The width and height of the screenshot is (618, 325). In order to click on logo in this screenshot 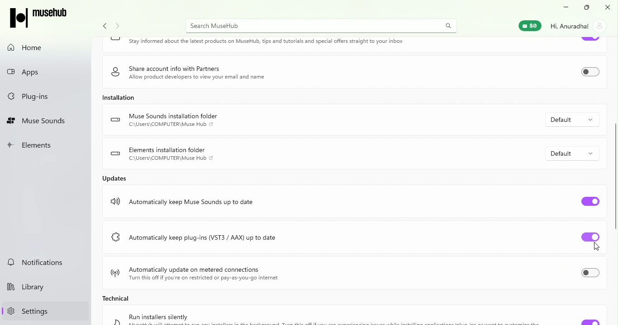, I will do `click(115, 71)`.